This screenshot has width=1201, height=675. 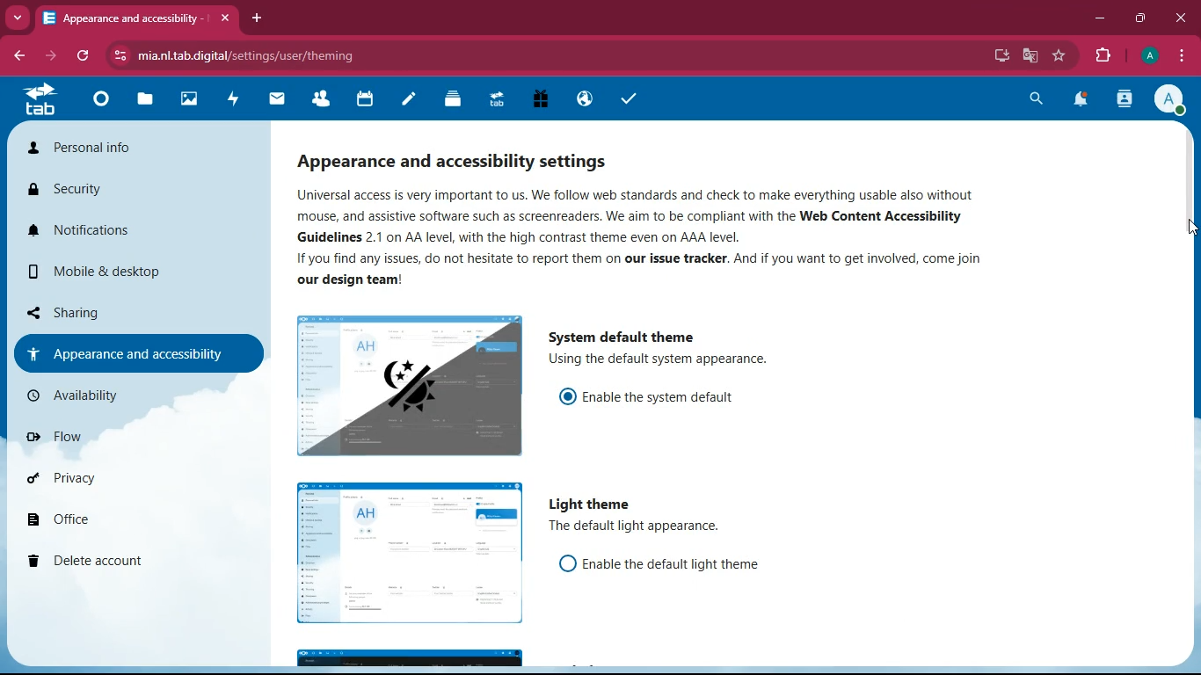 I want to click on light theme, so click(x=598, y=504).